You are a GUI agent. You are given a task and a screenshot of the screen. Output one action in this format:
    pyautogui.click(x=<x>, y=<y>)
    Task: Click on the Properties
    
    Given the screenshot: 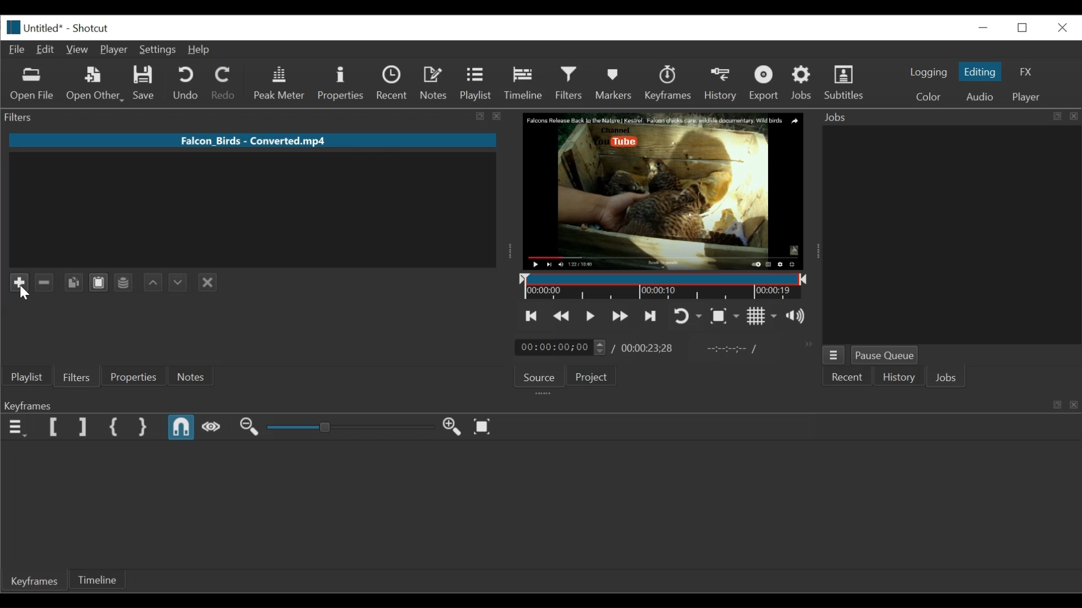 What is the action you would take?
    pyautogui.click(x=136, y=377)
    